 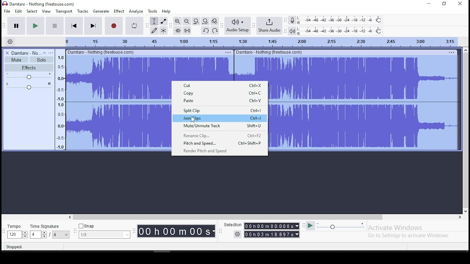 I want to click on audio setup, so click(x=237, y=26).